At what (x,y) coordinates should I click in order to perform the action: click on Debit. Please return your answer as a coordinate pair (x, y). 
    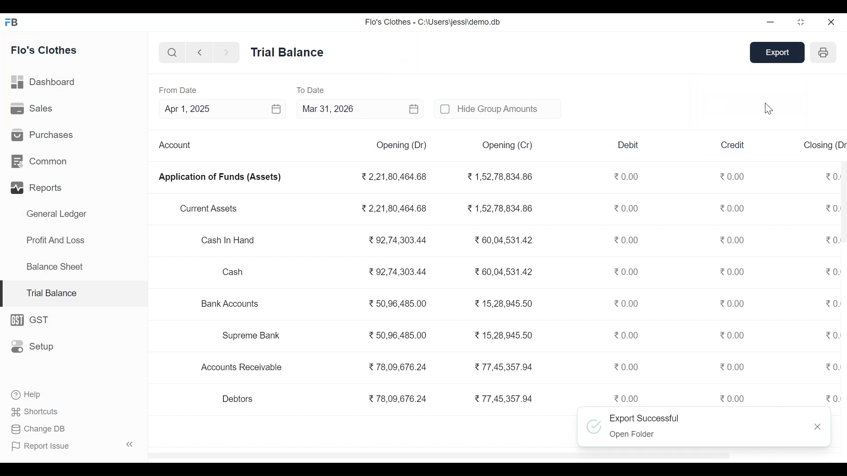
    Looking at the image, I should click on (629, 145).